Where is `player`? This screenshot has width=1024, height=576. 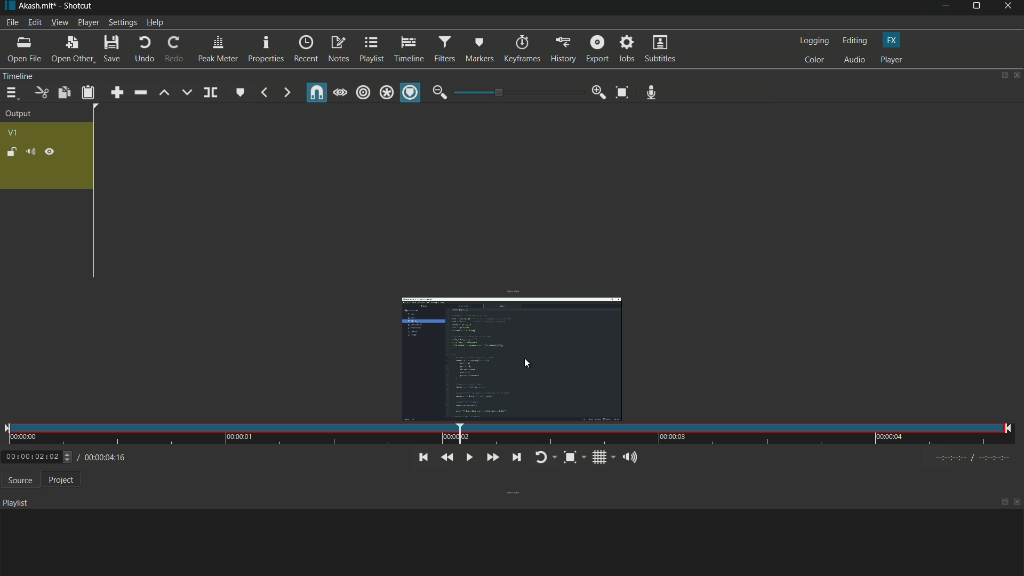
player is located at coordinates (892, 60).